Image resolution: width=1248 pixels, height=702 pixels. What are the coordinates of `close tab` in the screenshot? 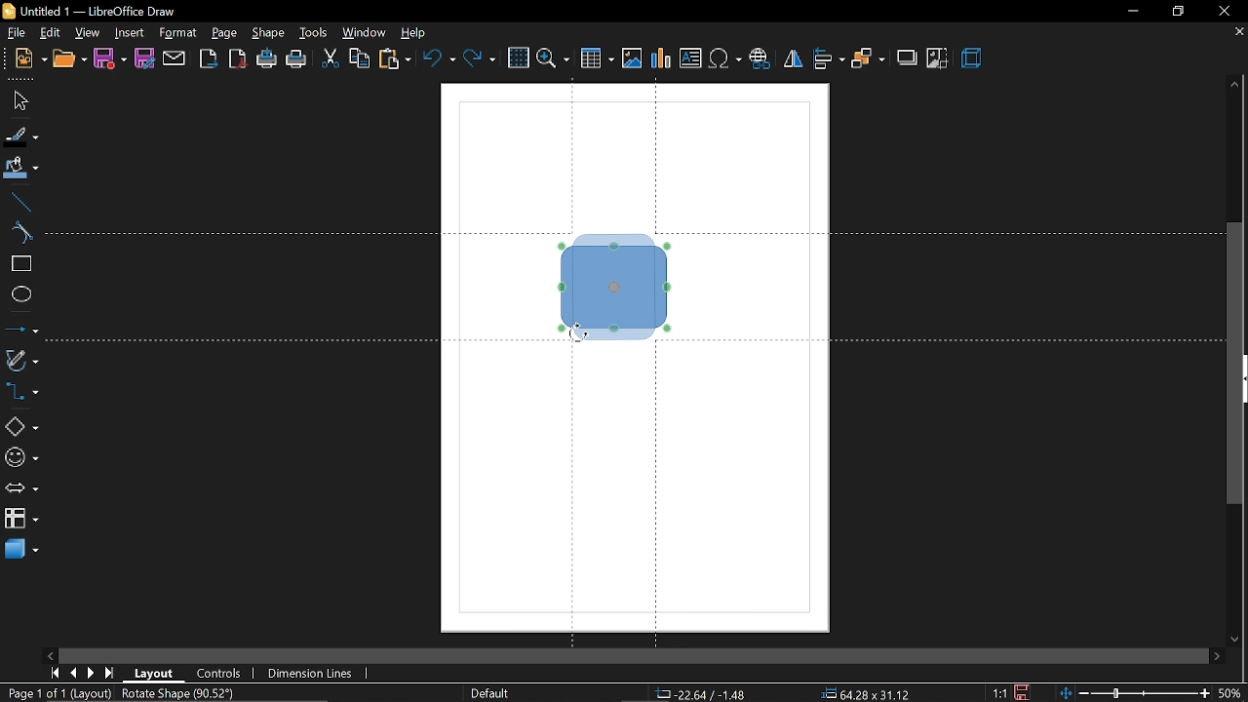 It's located at (1237, 33).